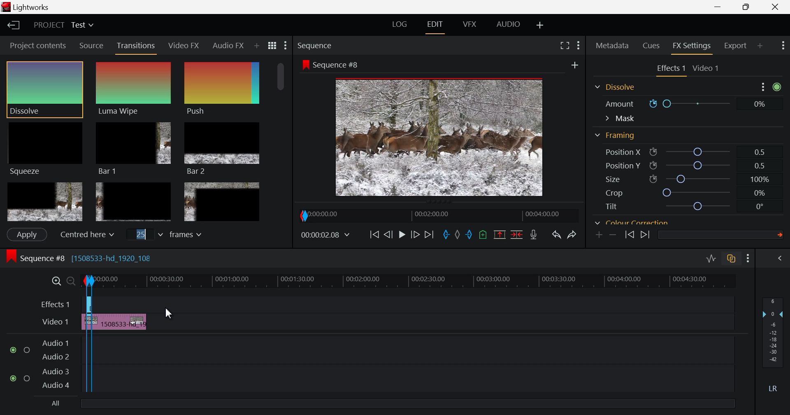 The image size is (790, 415). I want to click on Cues tab, so click(652, 45).